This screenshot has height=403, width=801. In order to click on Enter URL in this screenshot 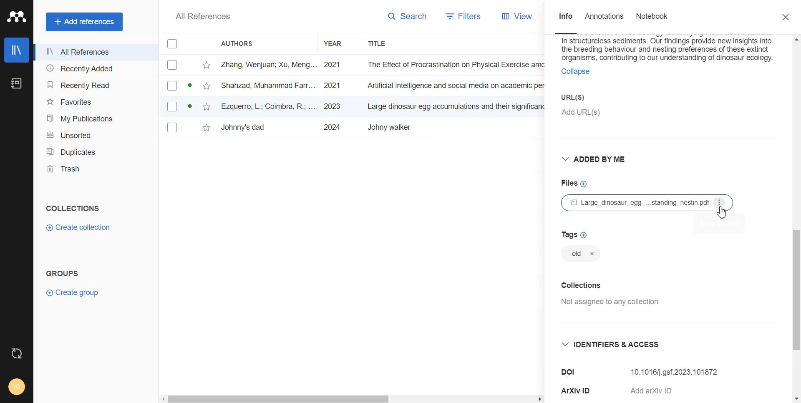, I will do `click(631, 105)`.